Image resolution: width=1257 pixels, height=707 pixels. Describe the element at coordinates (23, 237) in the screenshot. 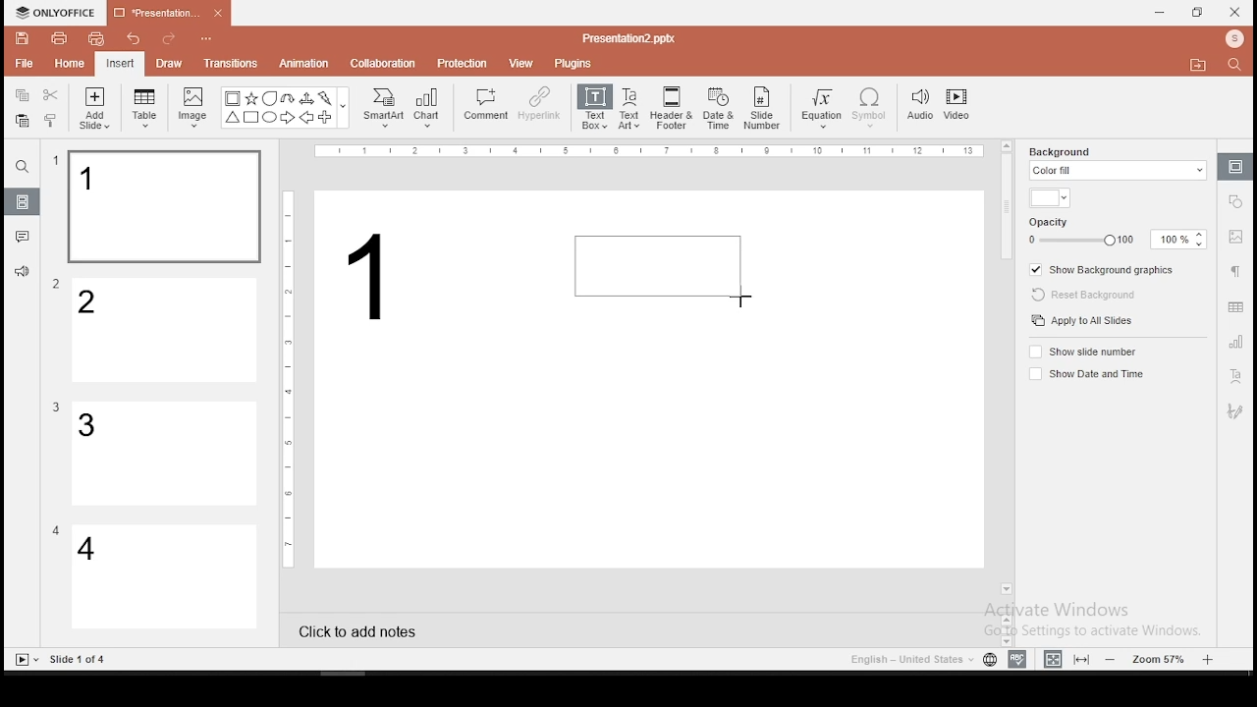

I see `comments` at that location.